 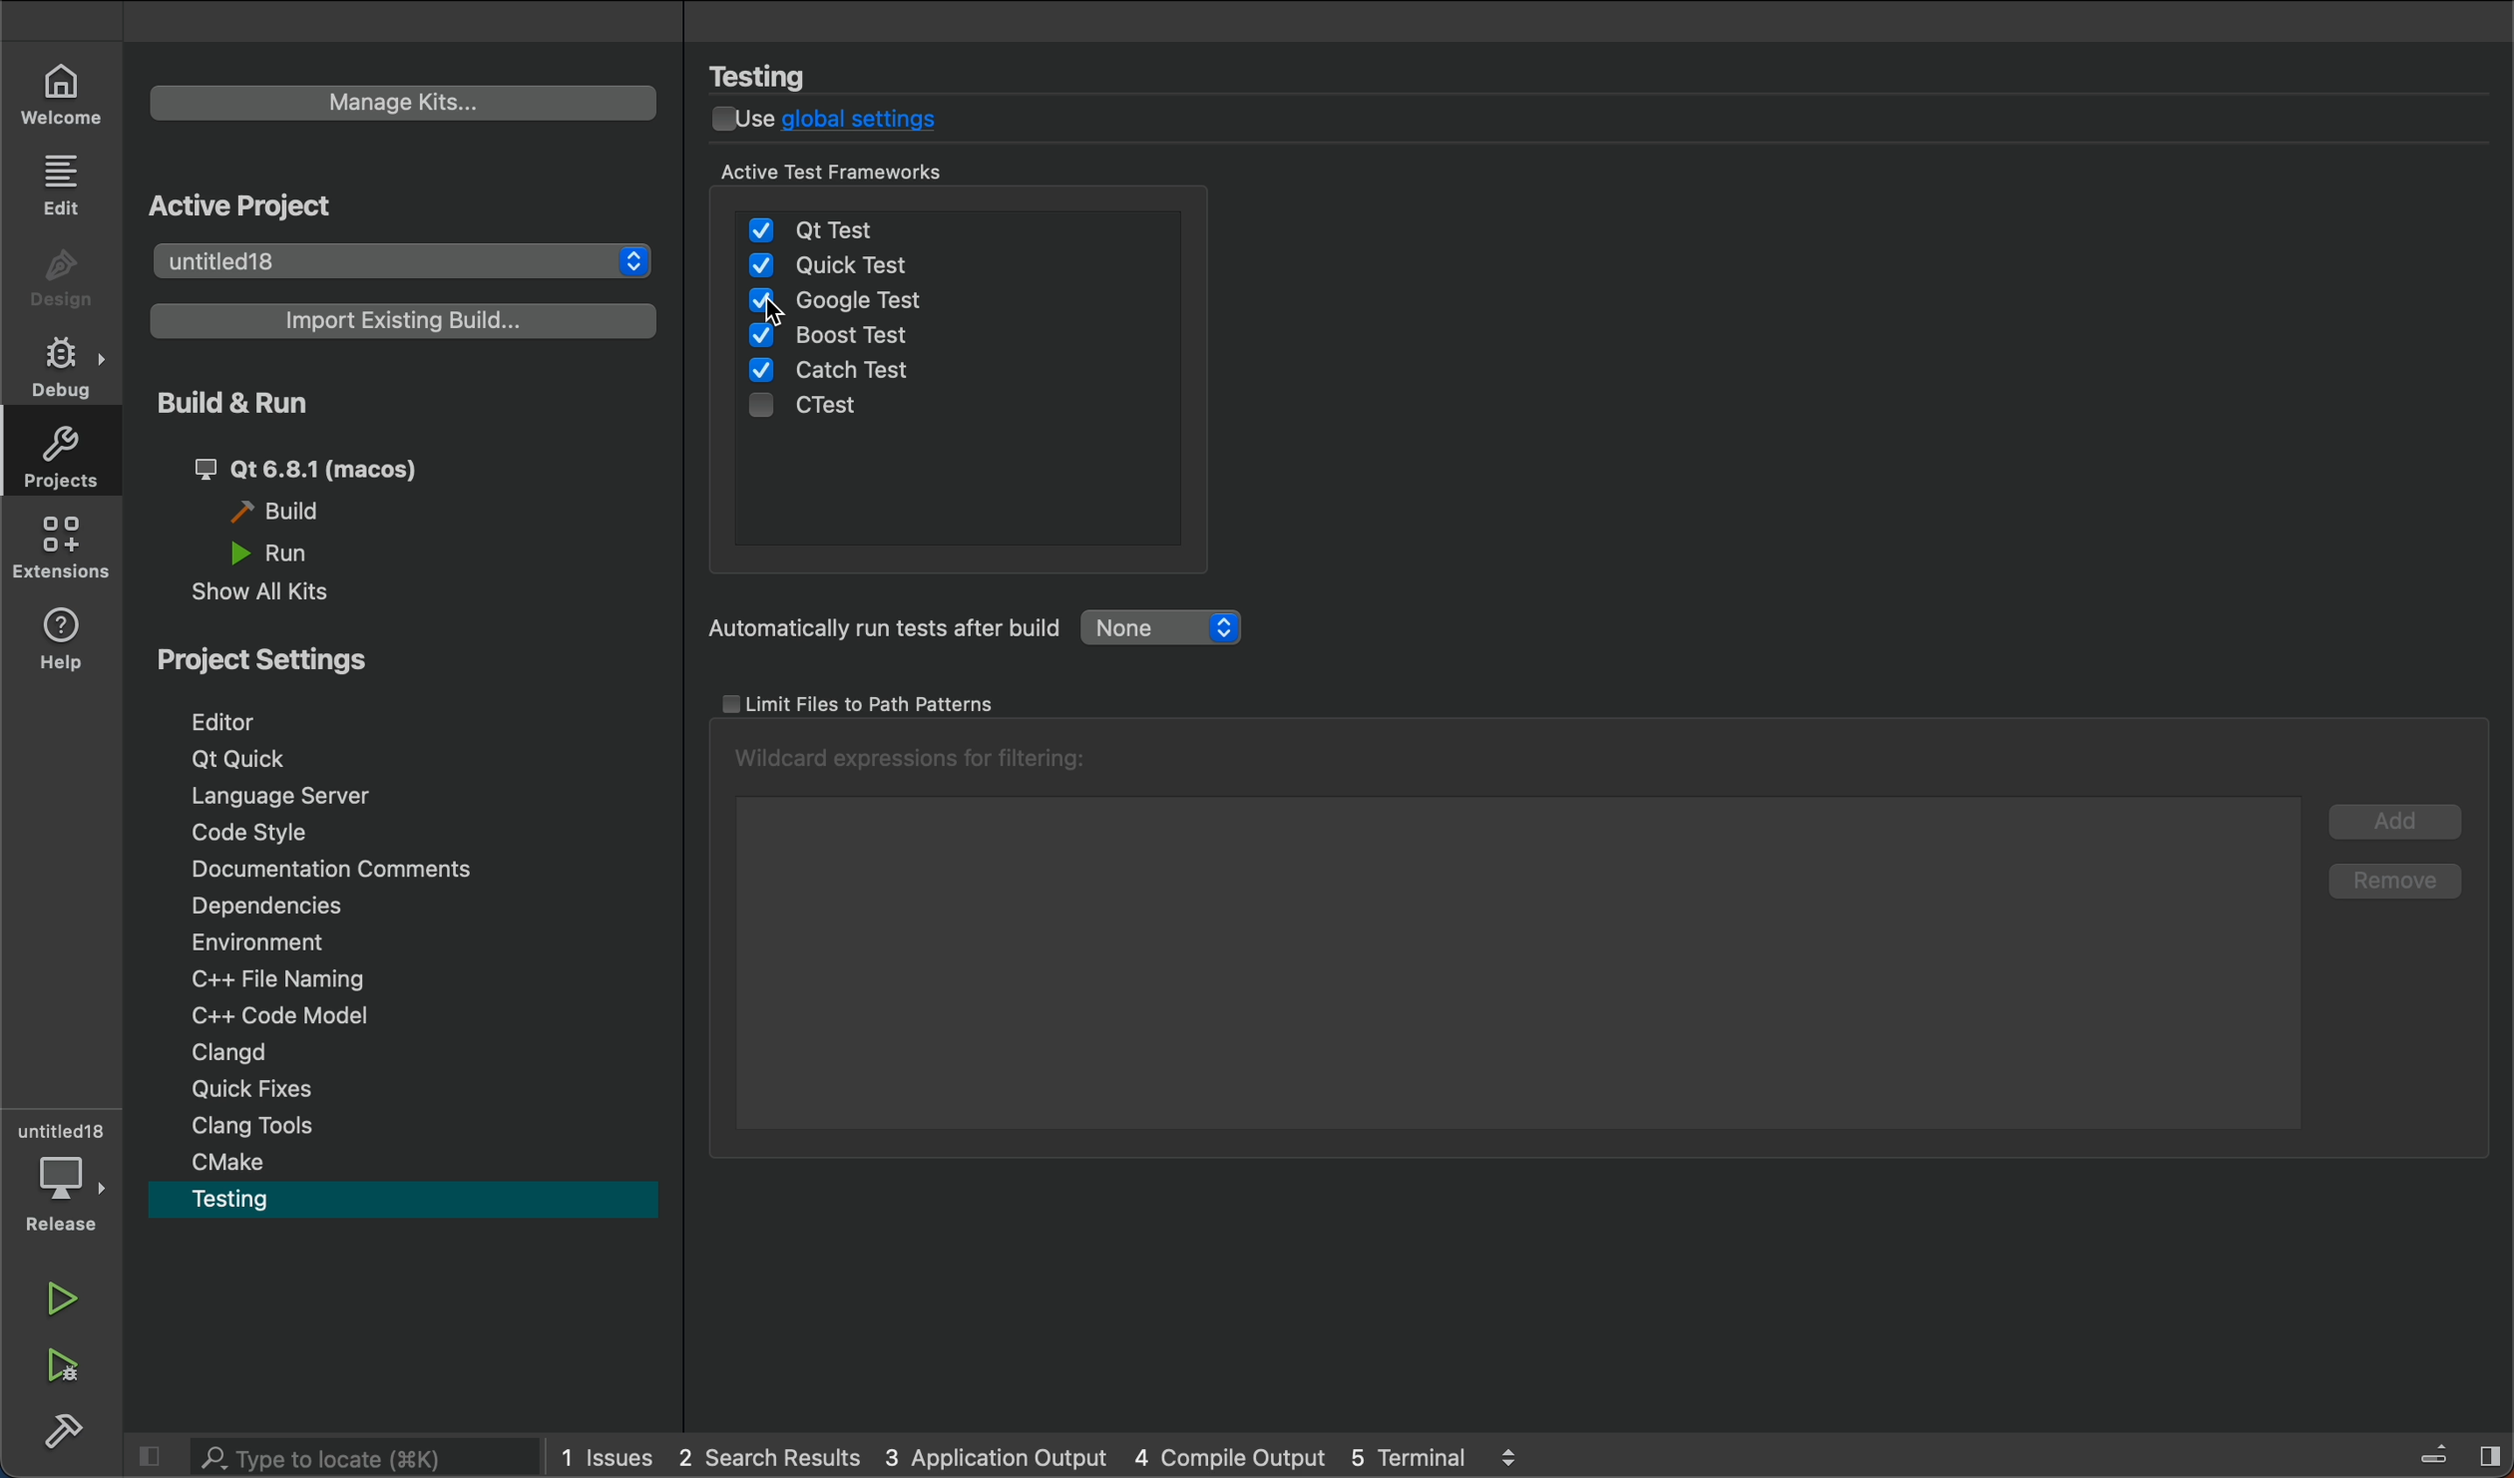 What do you see at coordinates (411, 1056) in the screenshot?
I see `clangd` at bounding box center [411, 1056].